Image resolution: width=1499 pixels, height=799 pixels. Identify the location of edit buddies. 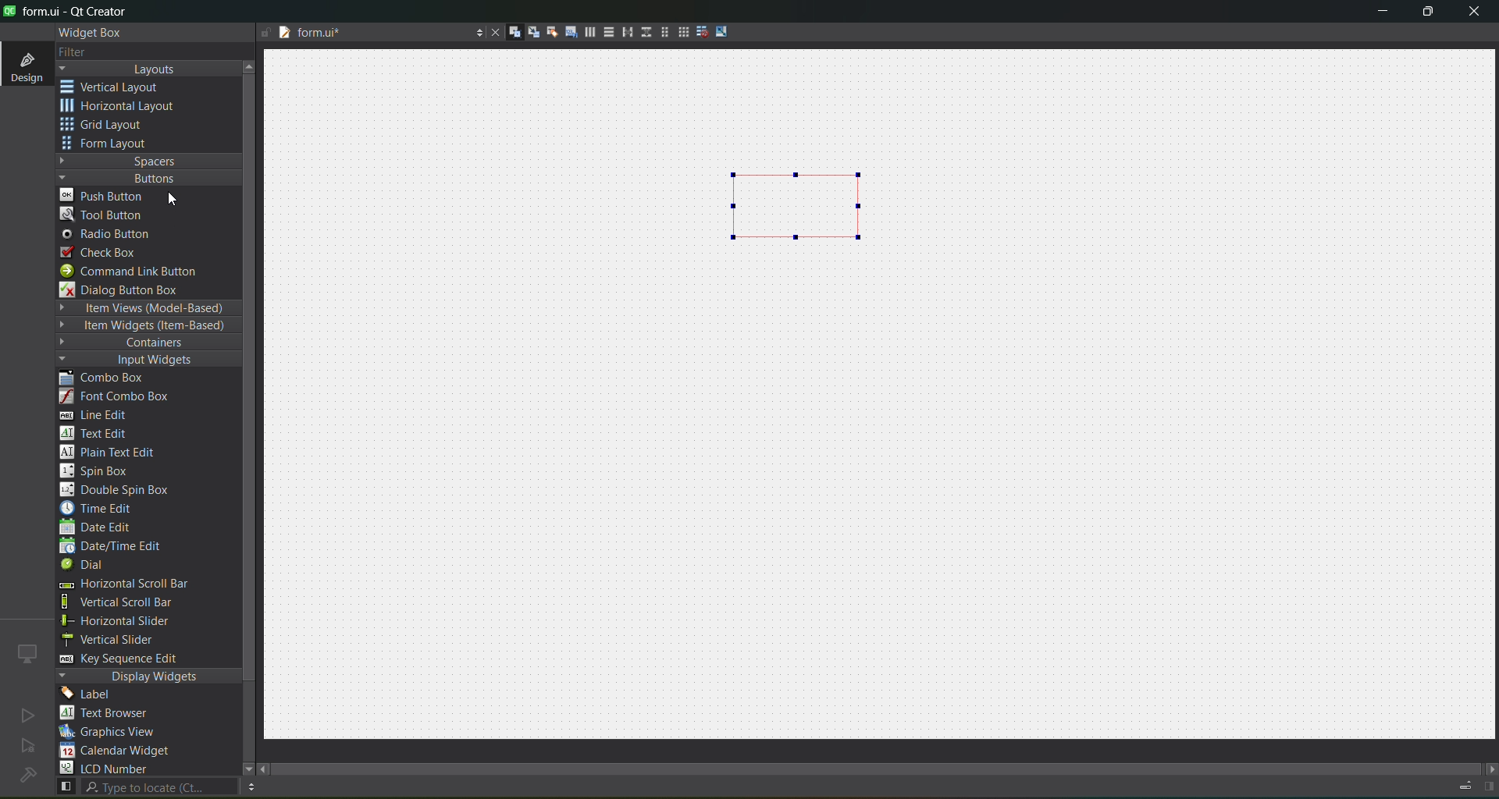
(547, 32).